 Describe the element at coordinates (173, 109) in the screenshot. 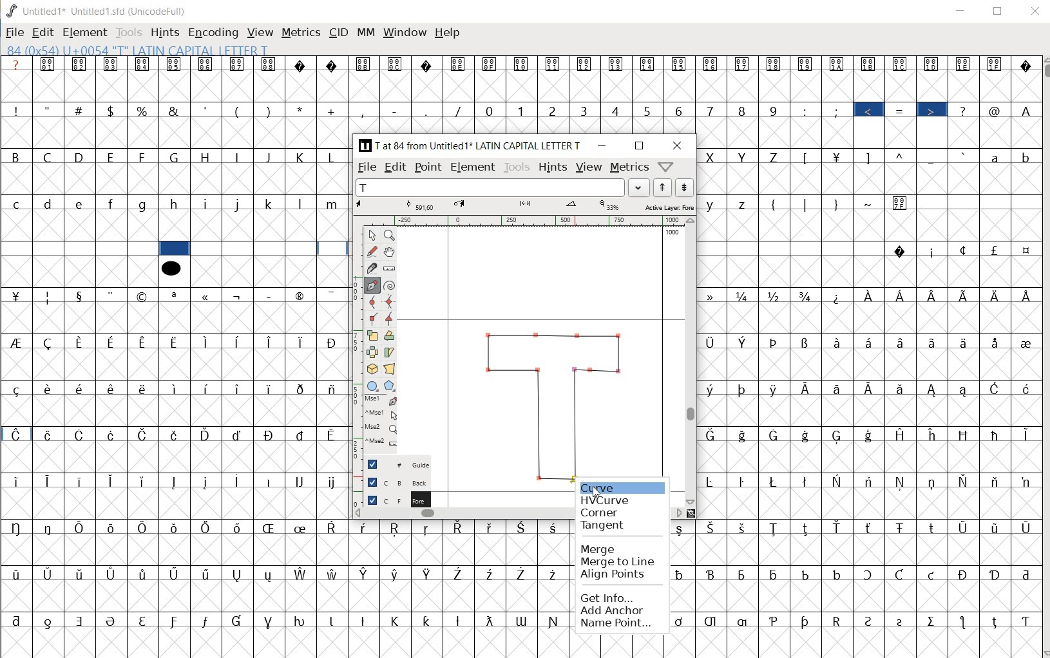

I see `&` at that location.